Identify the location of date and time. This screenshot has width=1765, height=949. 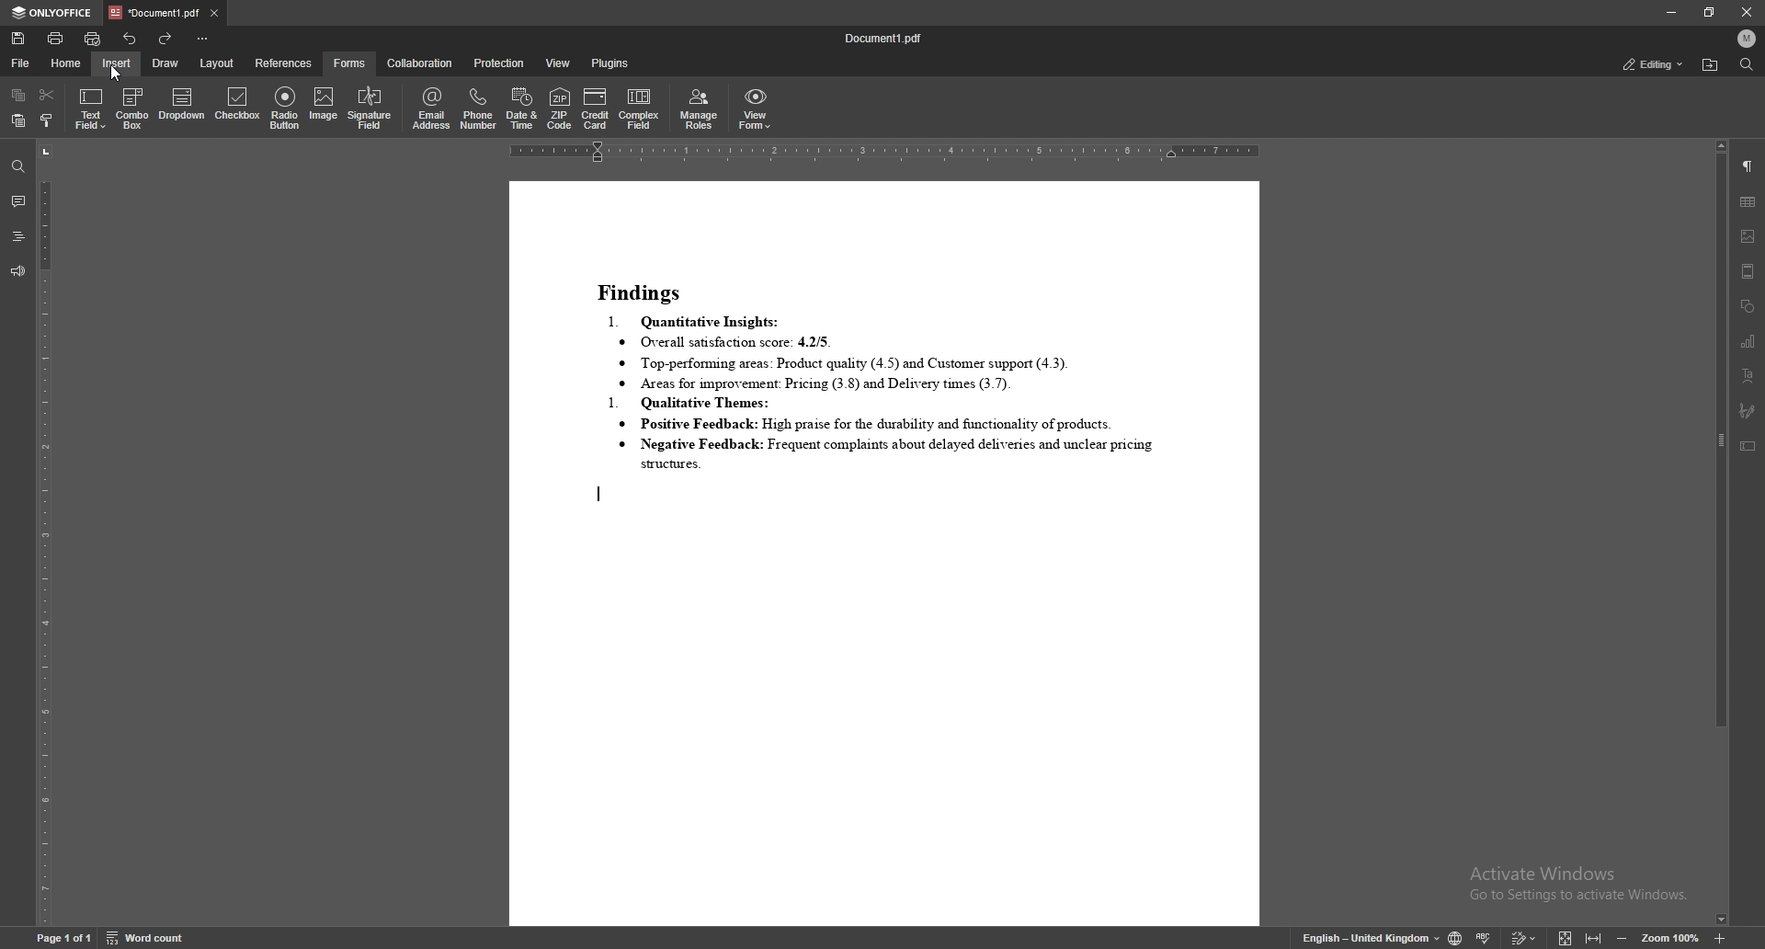
(522, 109).